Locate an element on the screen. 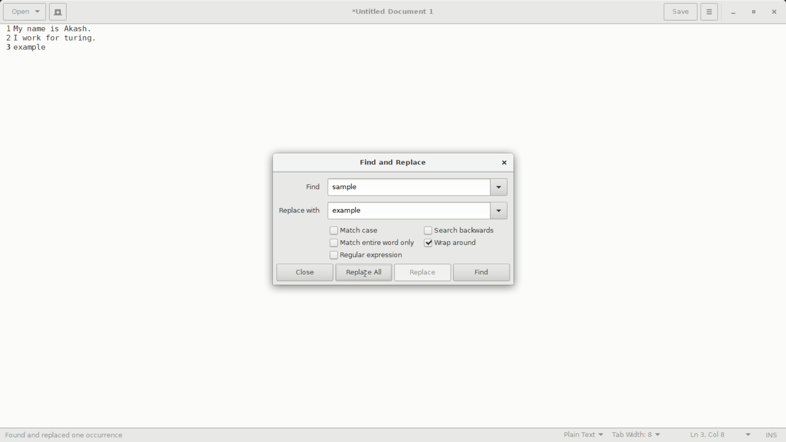 The width and height of the screenshot is (786, 442). tab width is located at coordinates (637, 435).